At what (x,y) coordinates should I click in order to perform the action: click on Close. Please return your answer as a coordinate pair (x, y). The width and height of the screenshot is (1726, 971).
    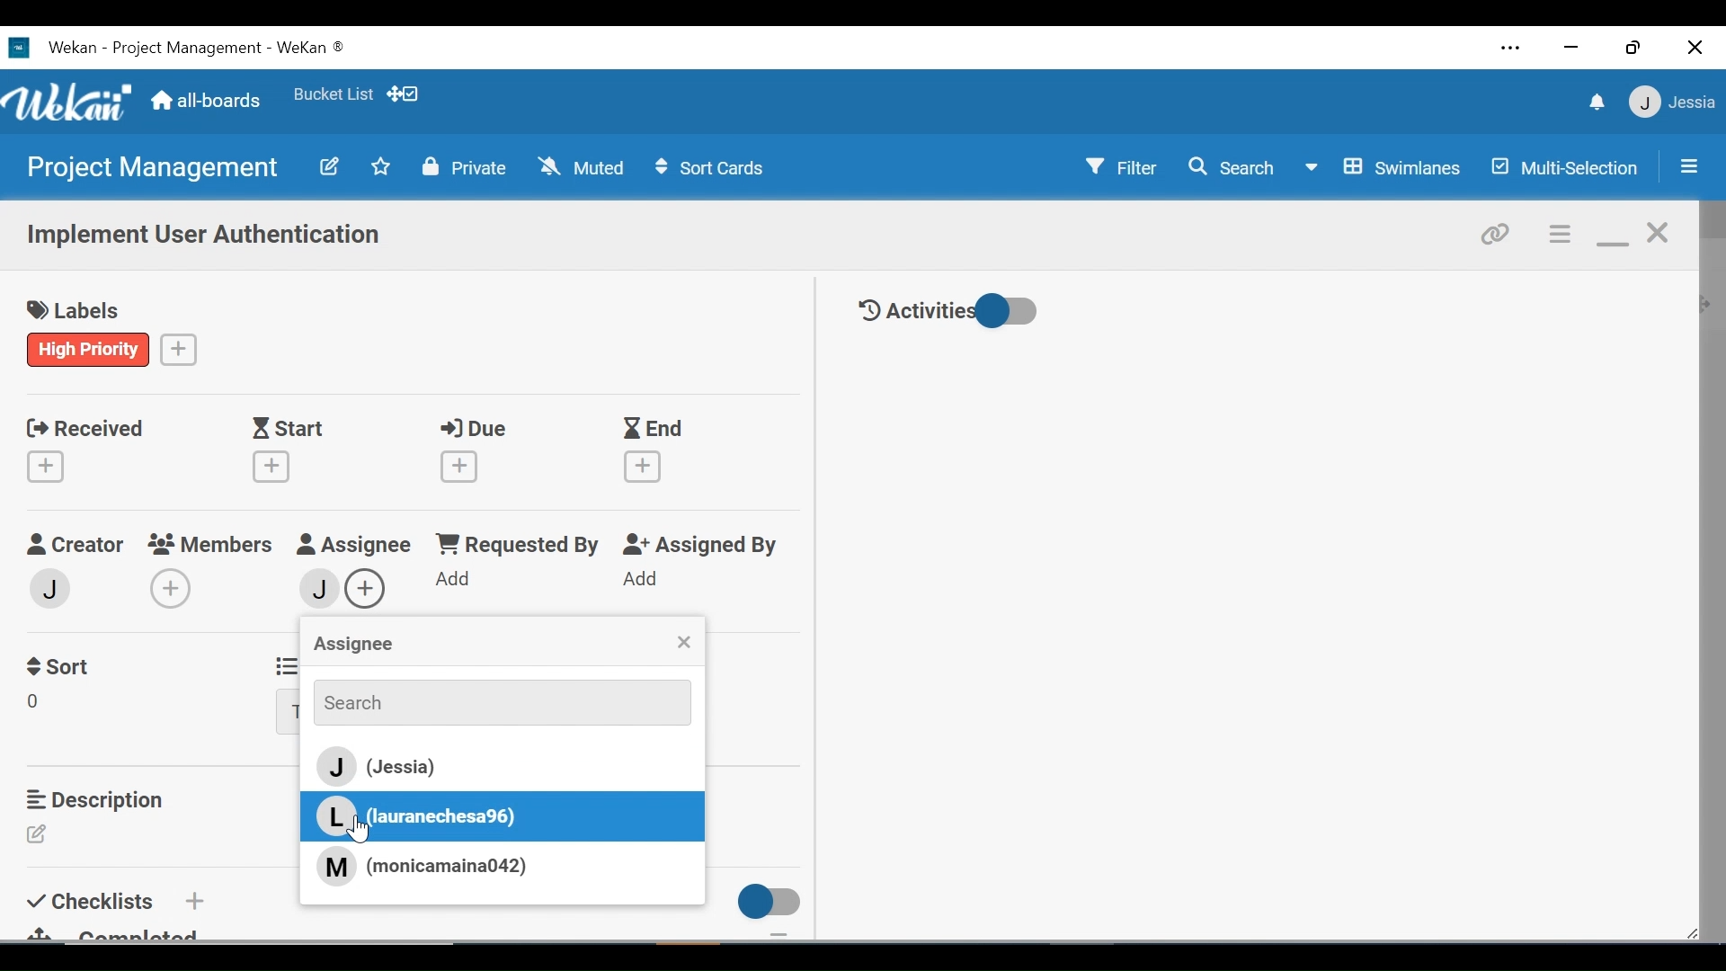
    Looking at the image, I should click on (683, 644).